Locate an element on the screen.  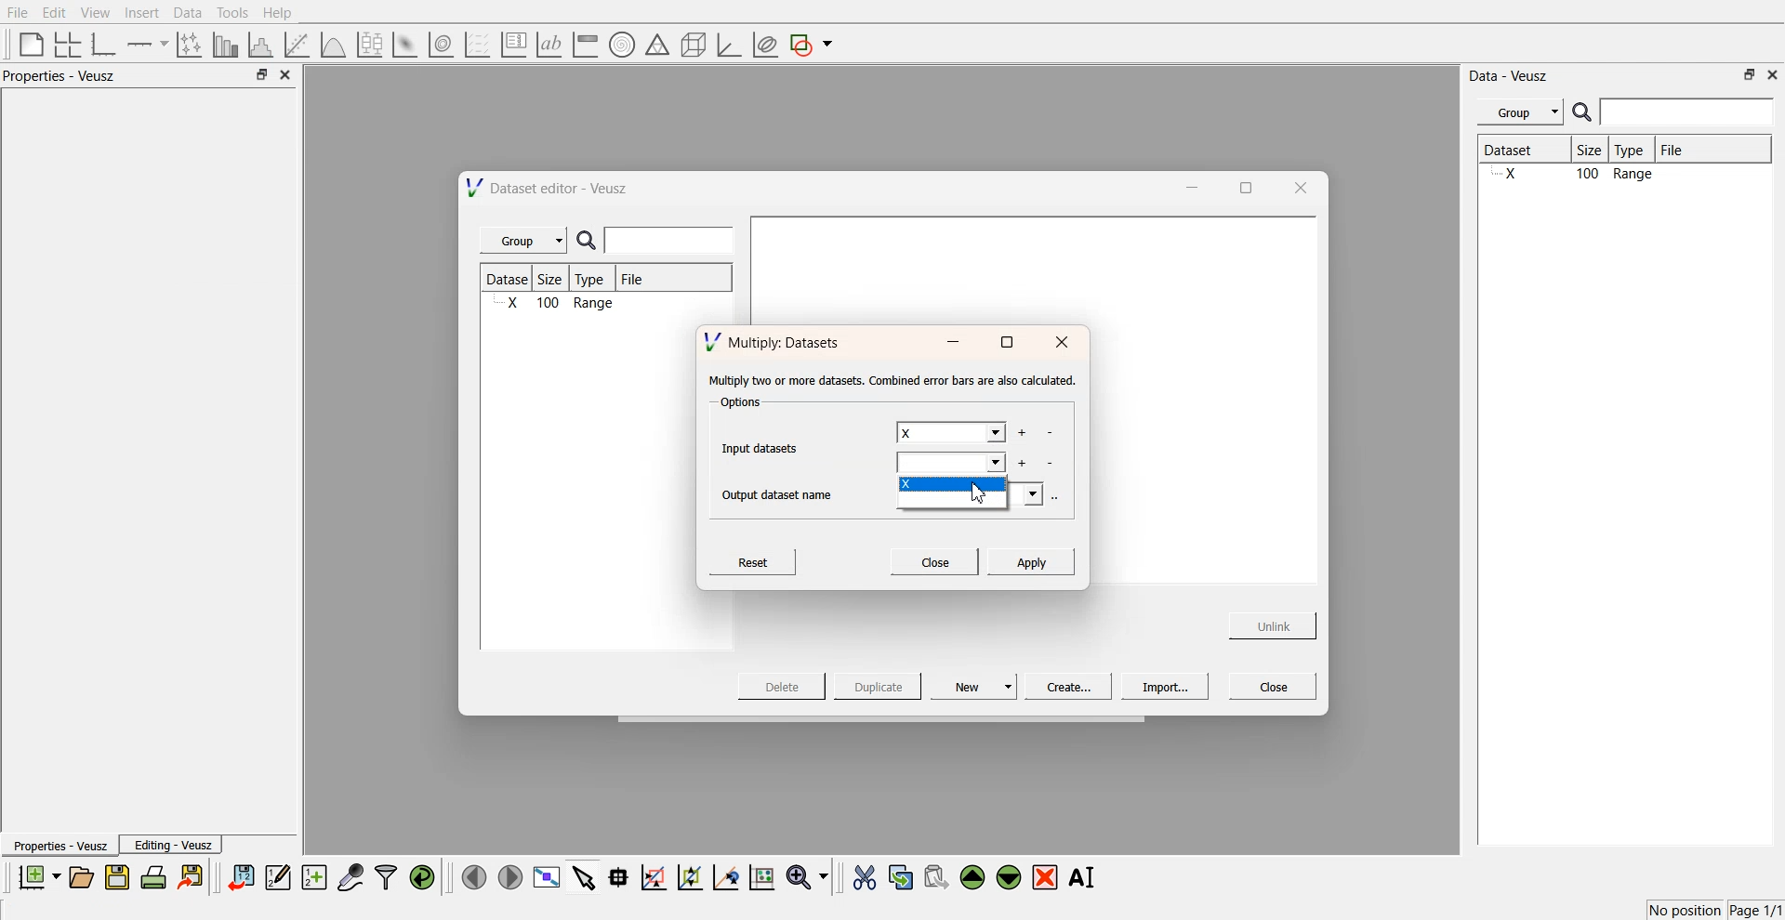
Insert is located at coordinates (139, 13).